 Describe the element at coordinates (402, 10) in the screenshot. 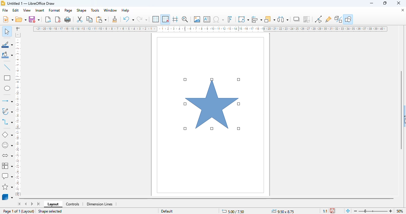

I see `close document` at that location.